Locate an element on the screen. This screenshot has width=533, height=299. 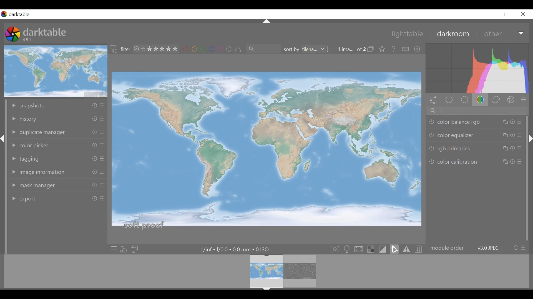
toggle indication of raw overexposure is located at coordinates (371, 249).